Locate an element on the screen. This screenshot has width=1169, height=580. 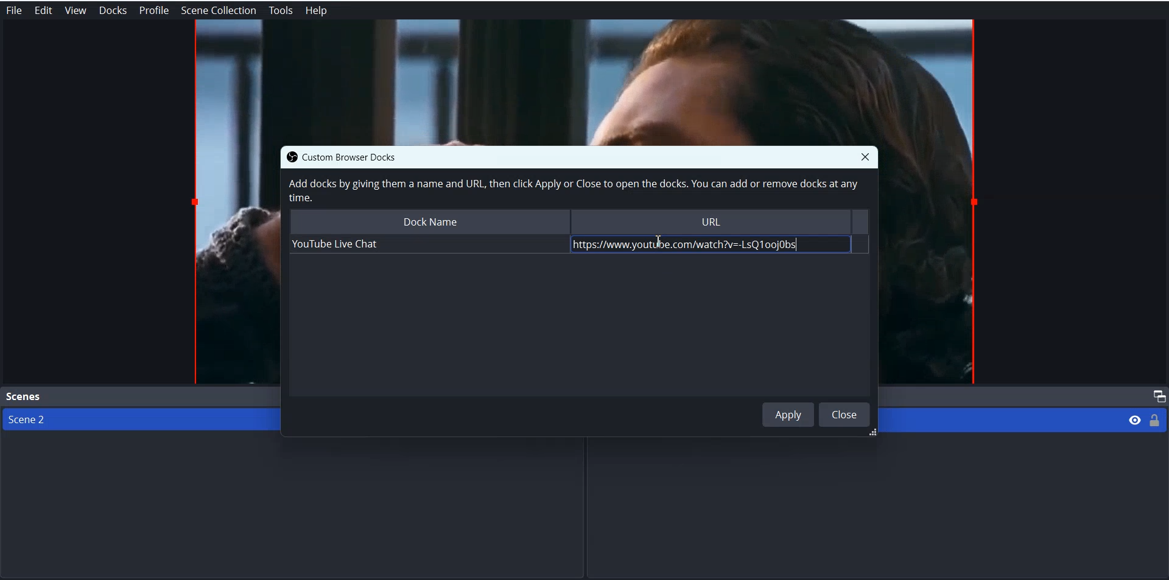
Edit is located at coordinates (43, 10).